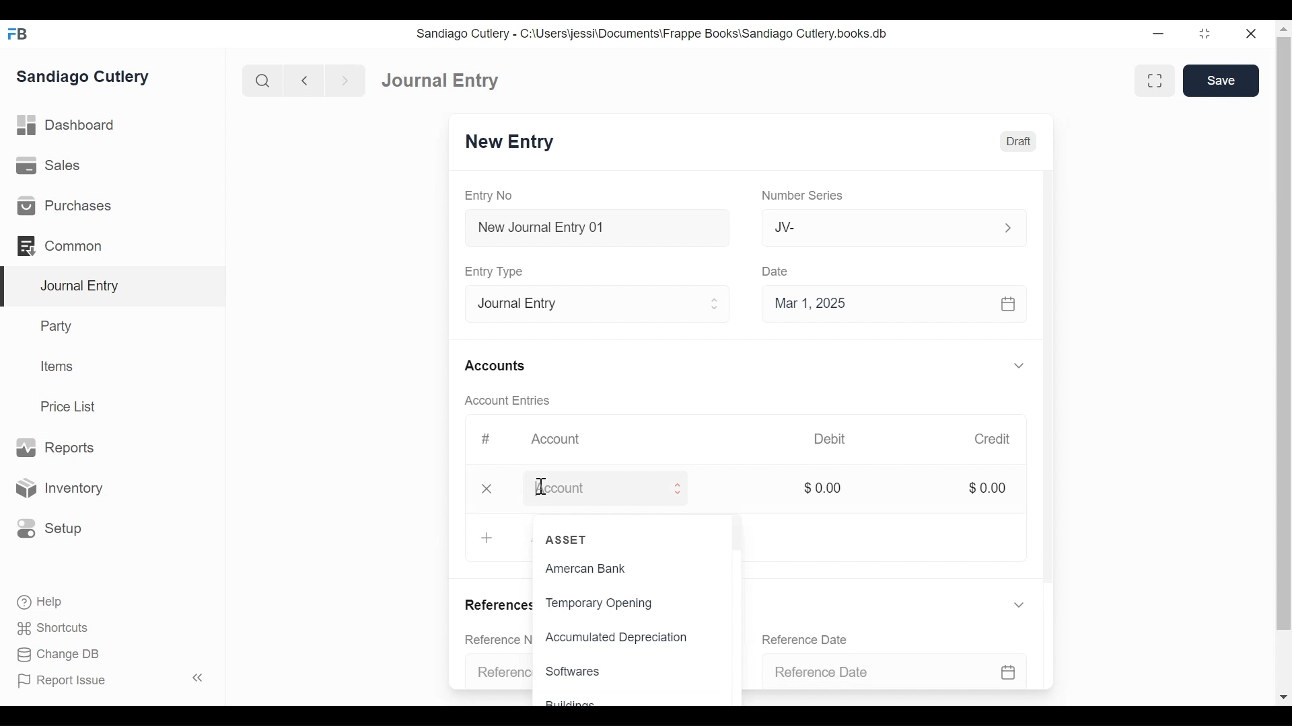  What do you see at coordinates (903, 302) in the screenshot?
I see `Mar 1, 2025` at bounding box center [903, 302].